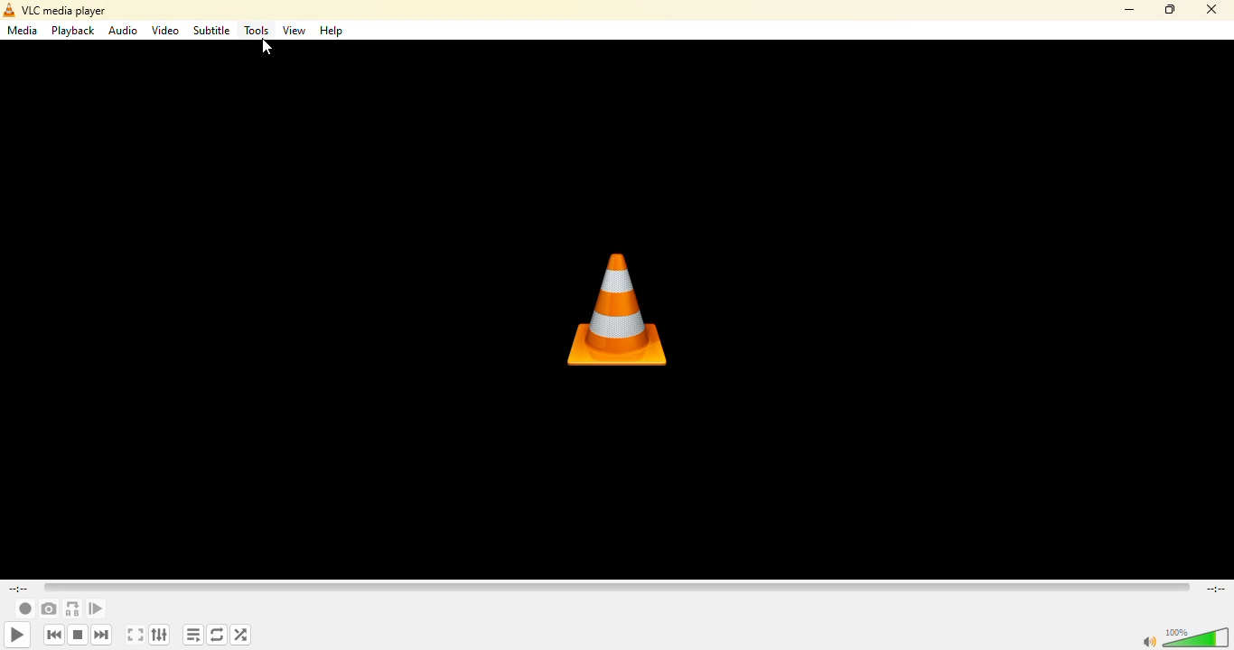 This screenshot has height=650, width=1234. Describe the element at coordinates (96, 608) in the screenshot. I see `frame by frame` at that location.